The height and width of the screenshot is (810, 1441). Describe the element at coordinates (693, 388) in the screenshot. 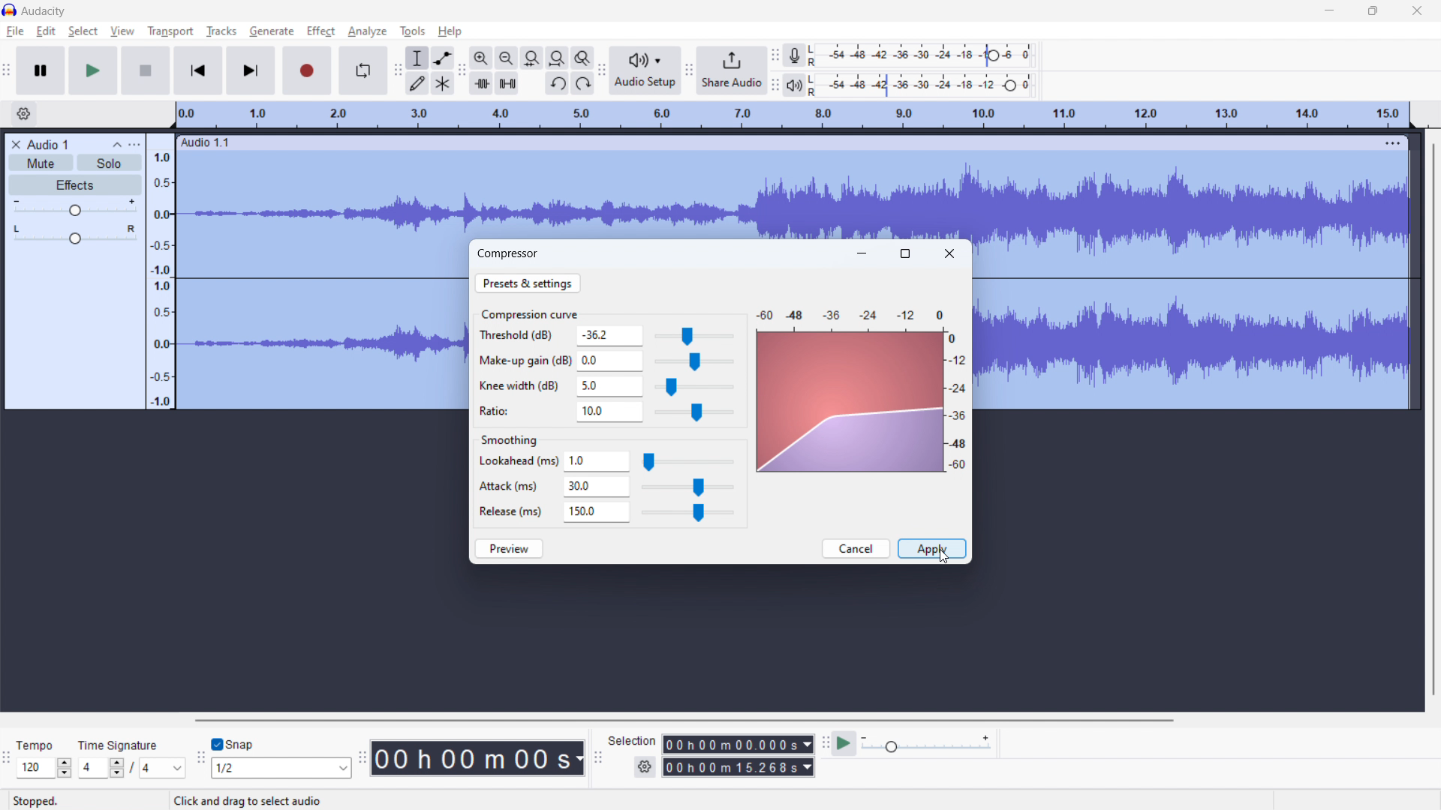

I see `knee width slider` at that location.